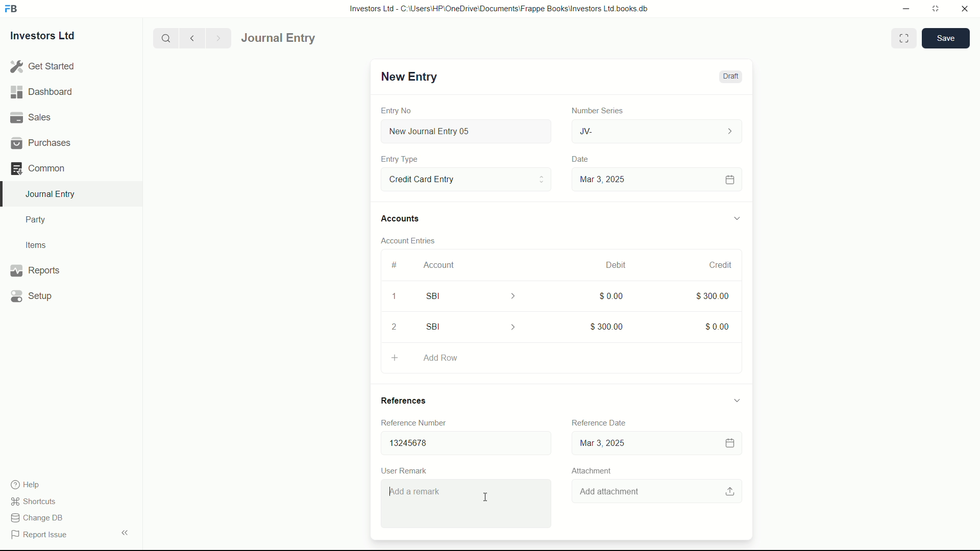  What do you see at coordinates (485, 498) in the screenshot?
I see `cursor` at bounding box center [485, 498].